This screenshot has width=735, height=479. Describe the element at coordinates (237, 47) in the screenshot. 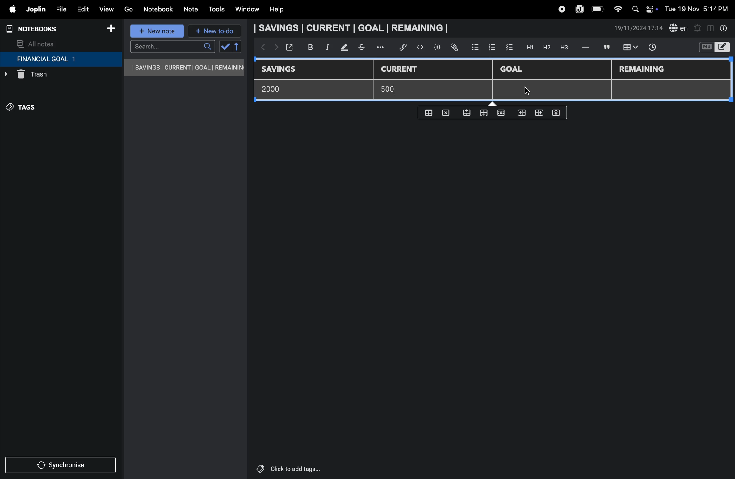

I see `reverse sort order` at that location.